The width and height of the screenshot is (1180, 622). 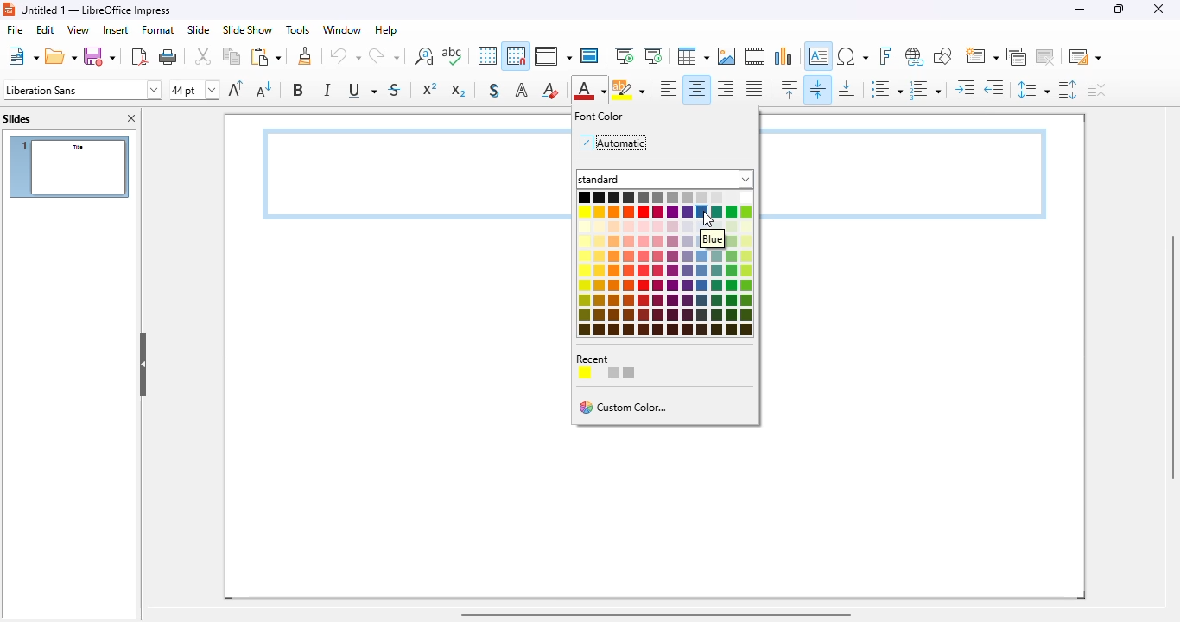 I want to click on toggle unordered list, so click(x=886, y=90).